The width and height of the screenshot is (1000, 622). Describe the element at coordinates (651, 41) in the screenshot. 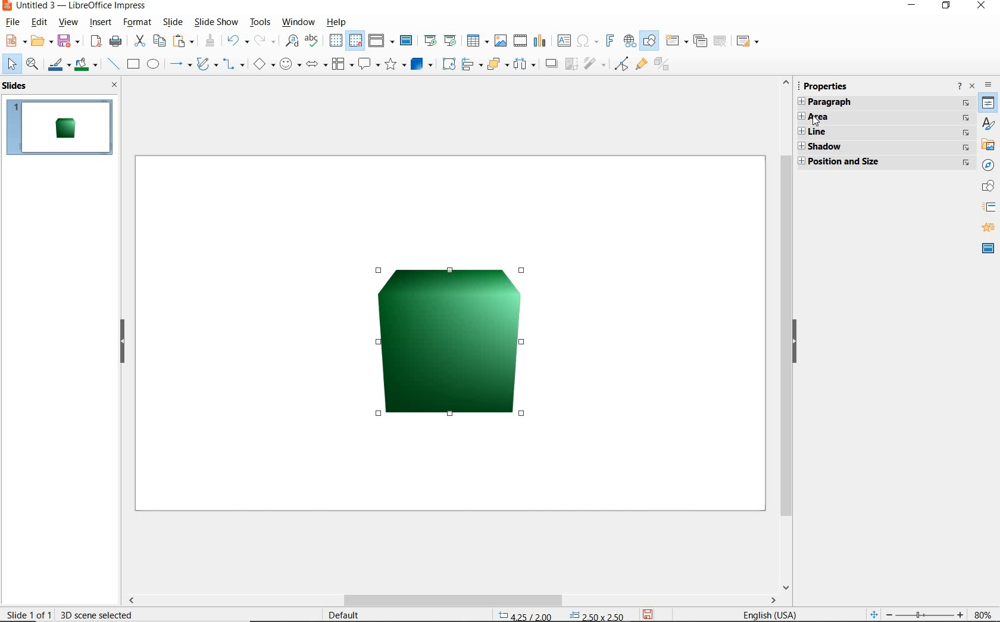

I see `show draw functions` at that location.